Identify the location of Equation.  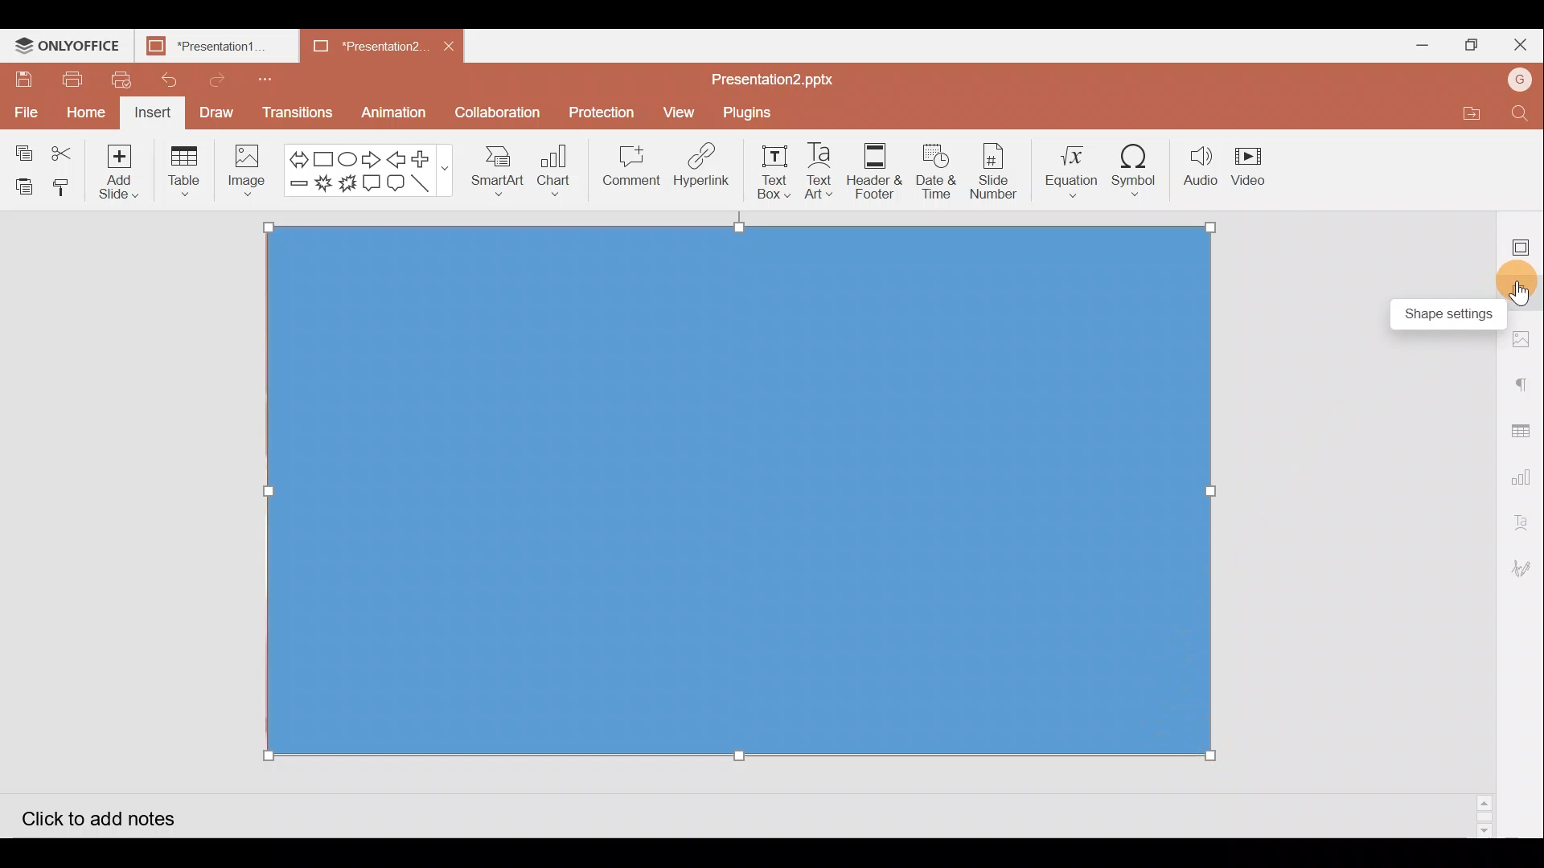
(1071, 168).